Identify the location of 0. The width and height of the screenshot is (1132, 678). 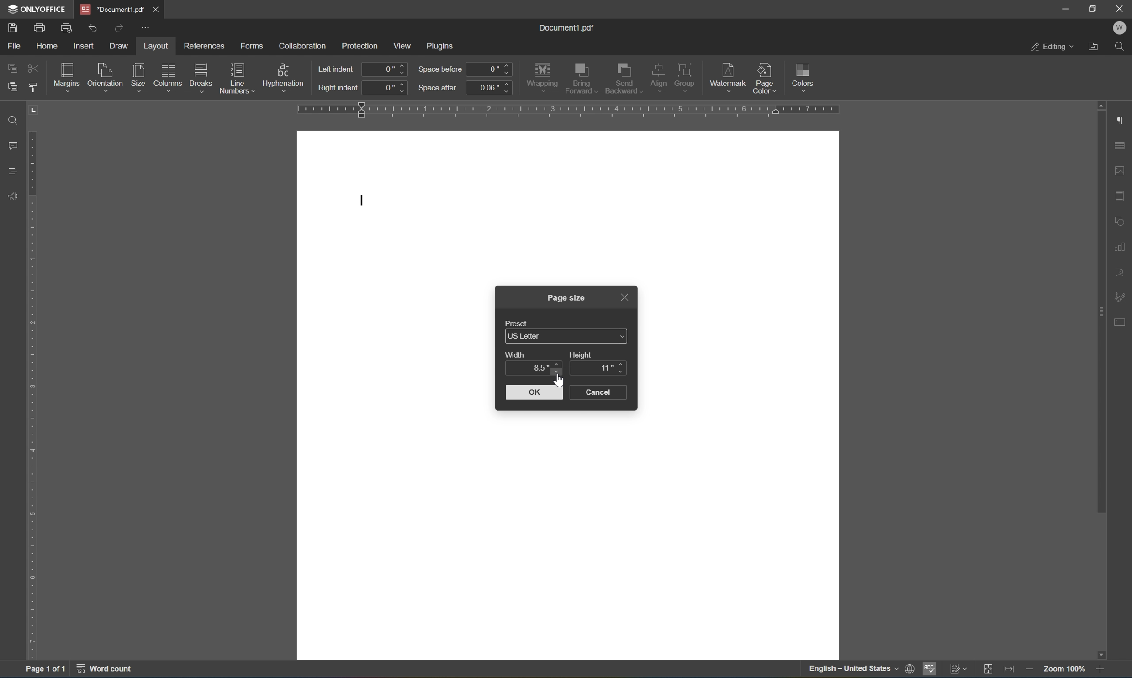
(491, 69).